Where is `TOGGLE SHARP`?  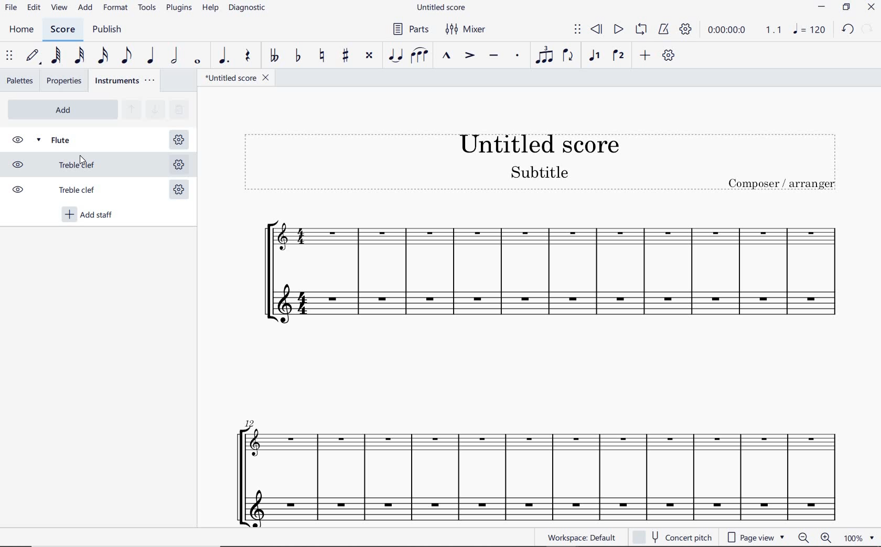
TOGGLE SHARP is located at coordinates (344, 55).